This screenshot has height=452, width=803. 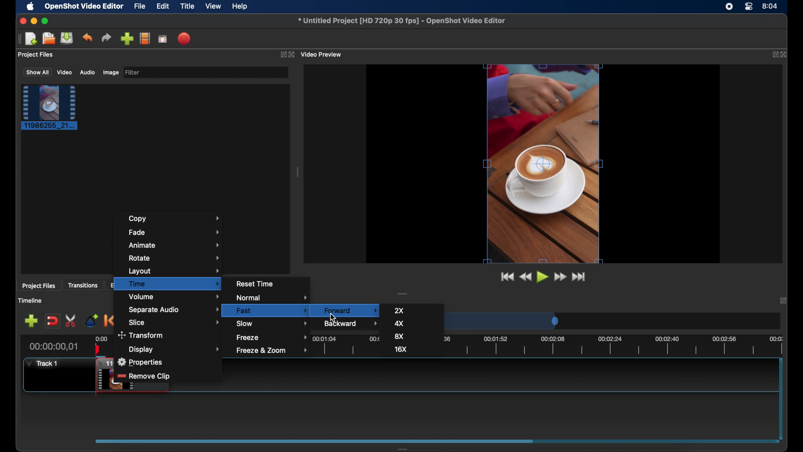 What do you see at coordinates (272, 311) in the screenshot?
I see `fastmenu` at bounding box center [272, 311].